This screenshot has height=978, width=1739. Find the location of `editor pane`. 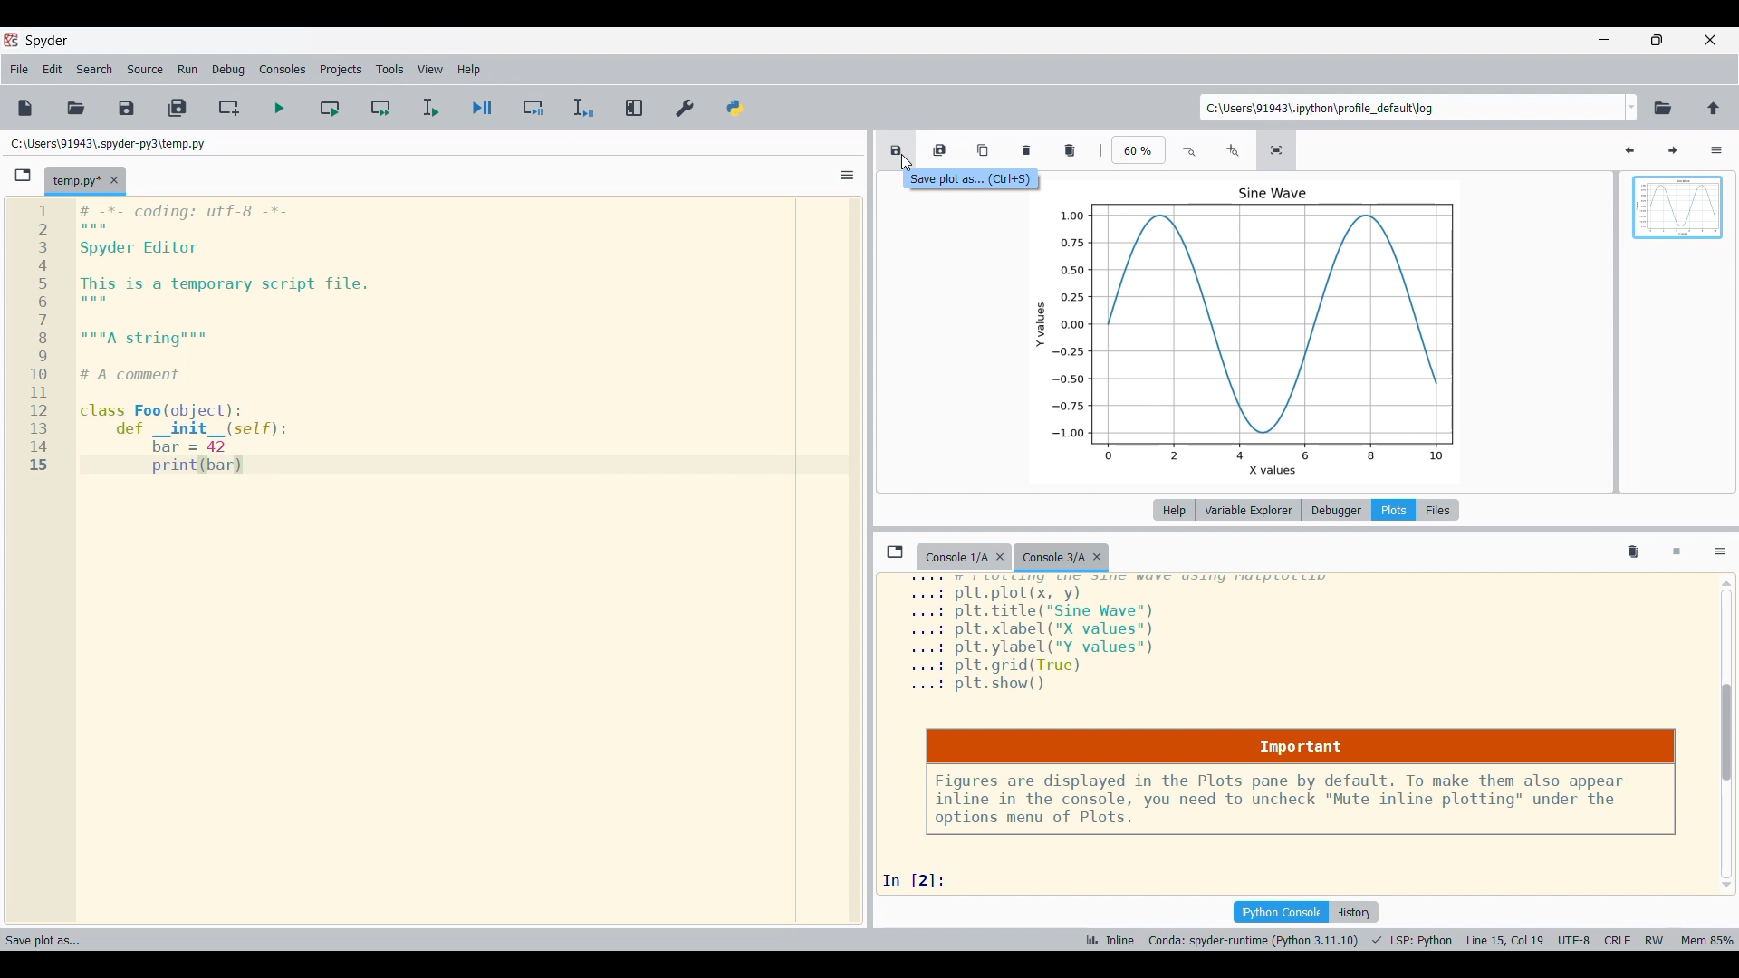

editor pane is located at coordinates (411, 340).